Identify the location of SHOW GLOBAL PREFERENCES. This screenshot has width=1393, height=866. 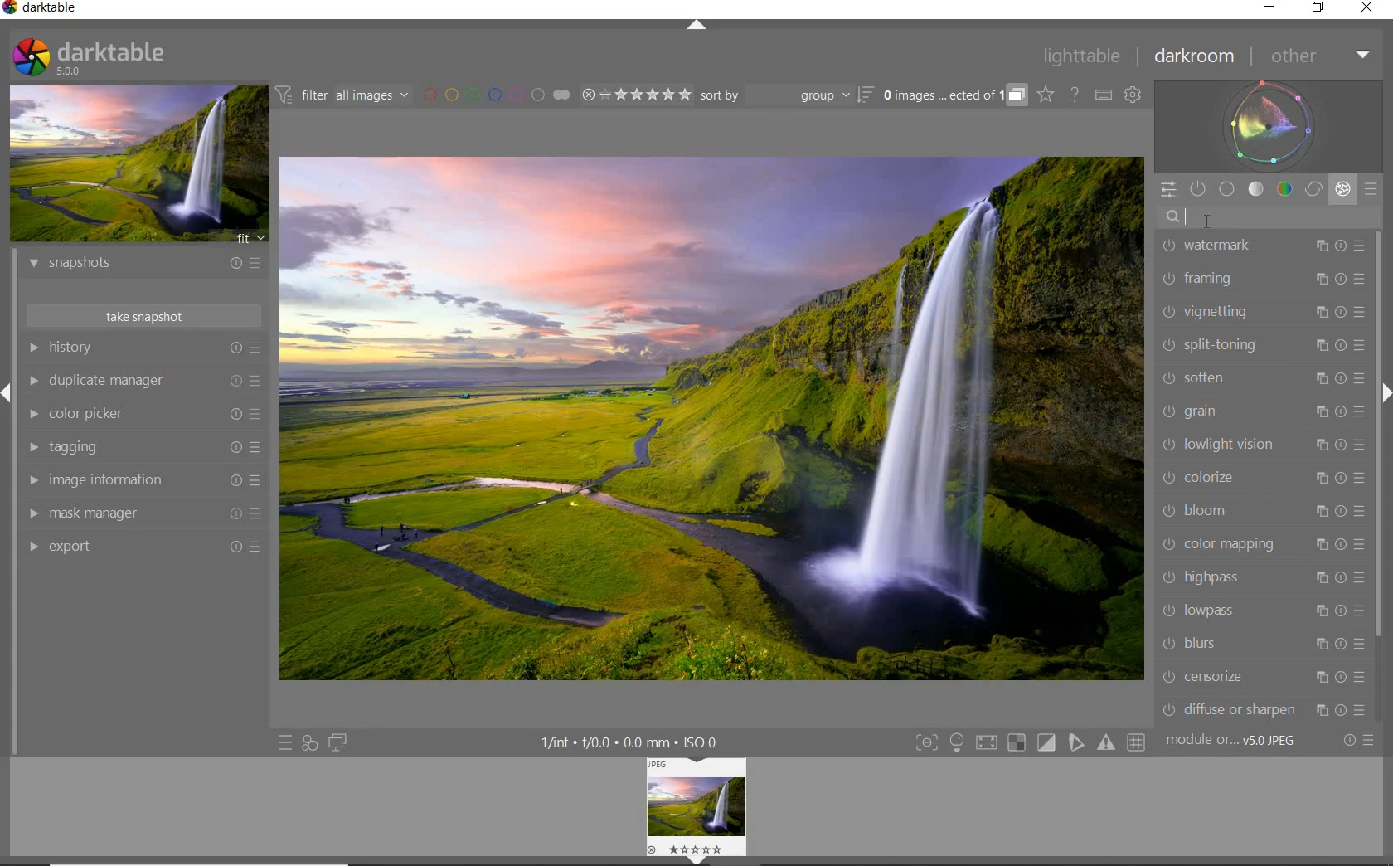
(1133, 95).